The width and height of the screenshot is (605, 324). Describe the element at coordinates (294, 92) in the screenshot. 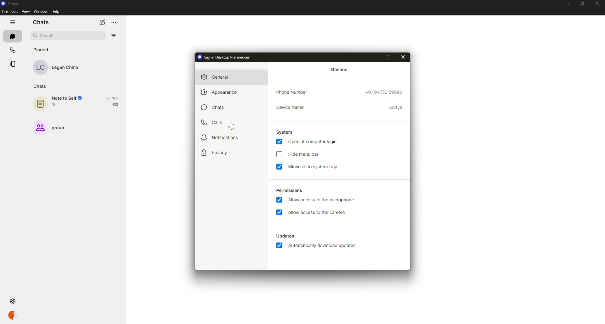

I see `phone number` at that location.